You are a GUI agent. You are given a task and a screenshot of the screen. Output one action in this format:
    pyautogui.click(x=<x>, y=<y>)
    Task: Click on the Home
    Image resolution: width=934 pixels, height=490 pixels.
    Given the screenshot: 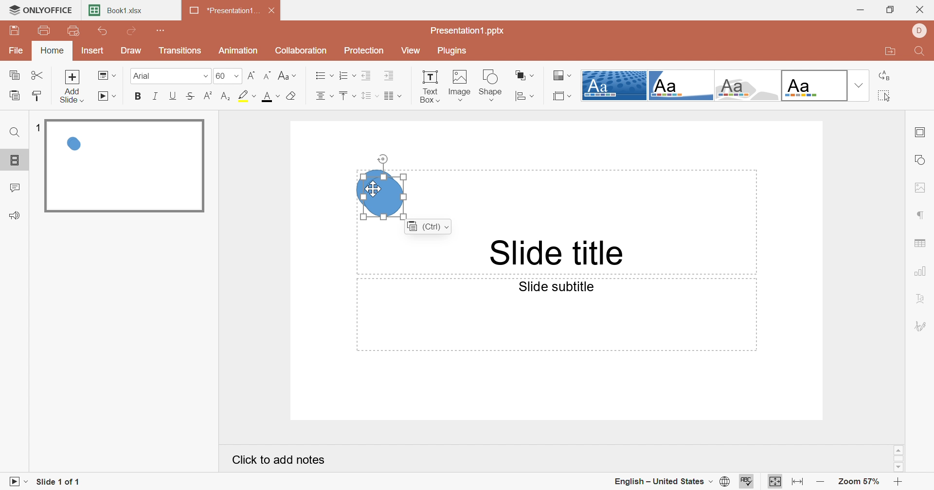 What is the action you would take?
    pyautogui.click(x=52, y=50)
    